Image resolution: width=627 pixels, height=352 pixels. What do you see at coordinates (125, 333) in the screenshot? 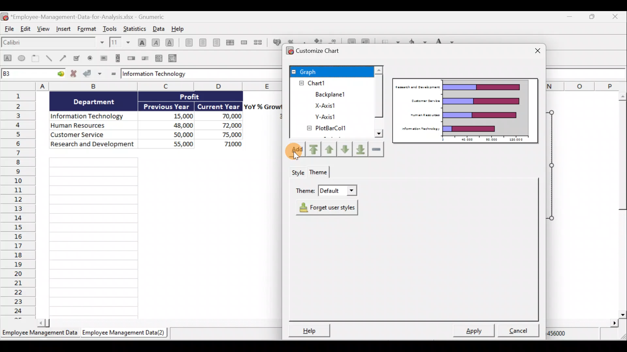
I see `Employee Management Data(2)` at bounding box center [125, 333].